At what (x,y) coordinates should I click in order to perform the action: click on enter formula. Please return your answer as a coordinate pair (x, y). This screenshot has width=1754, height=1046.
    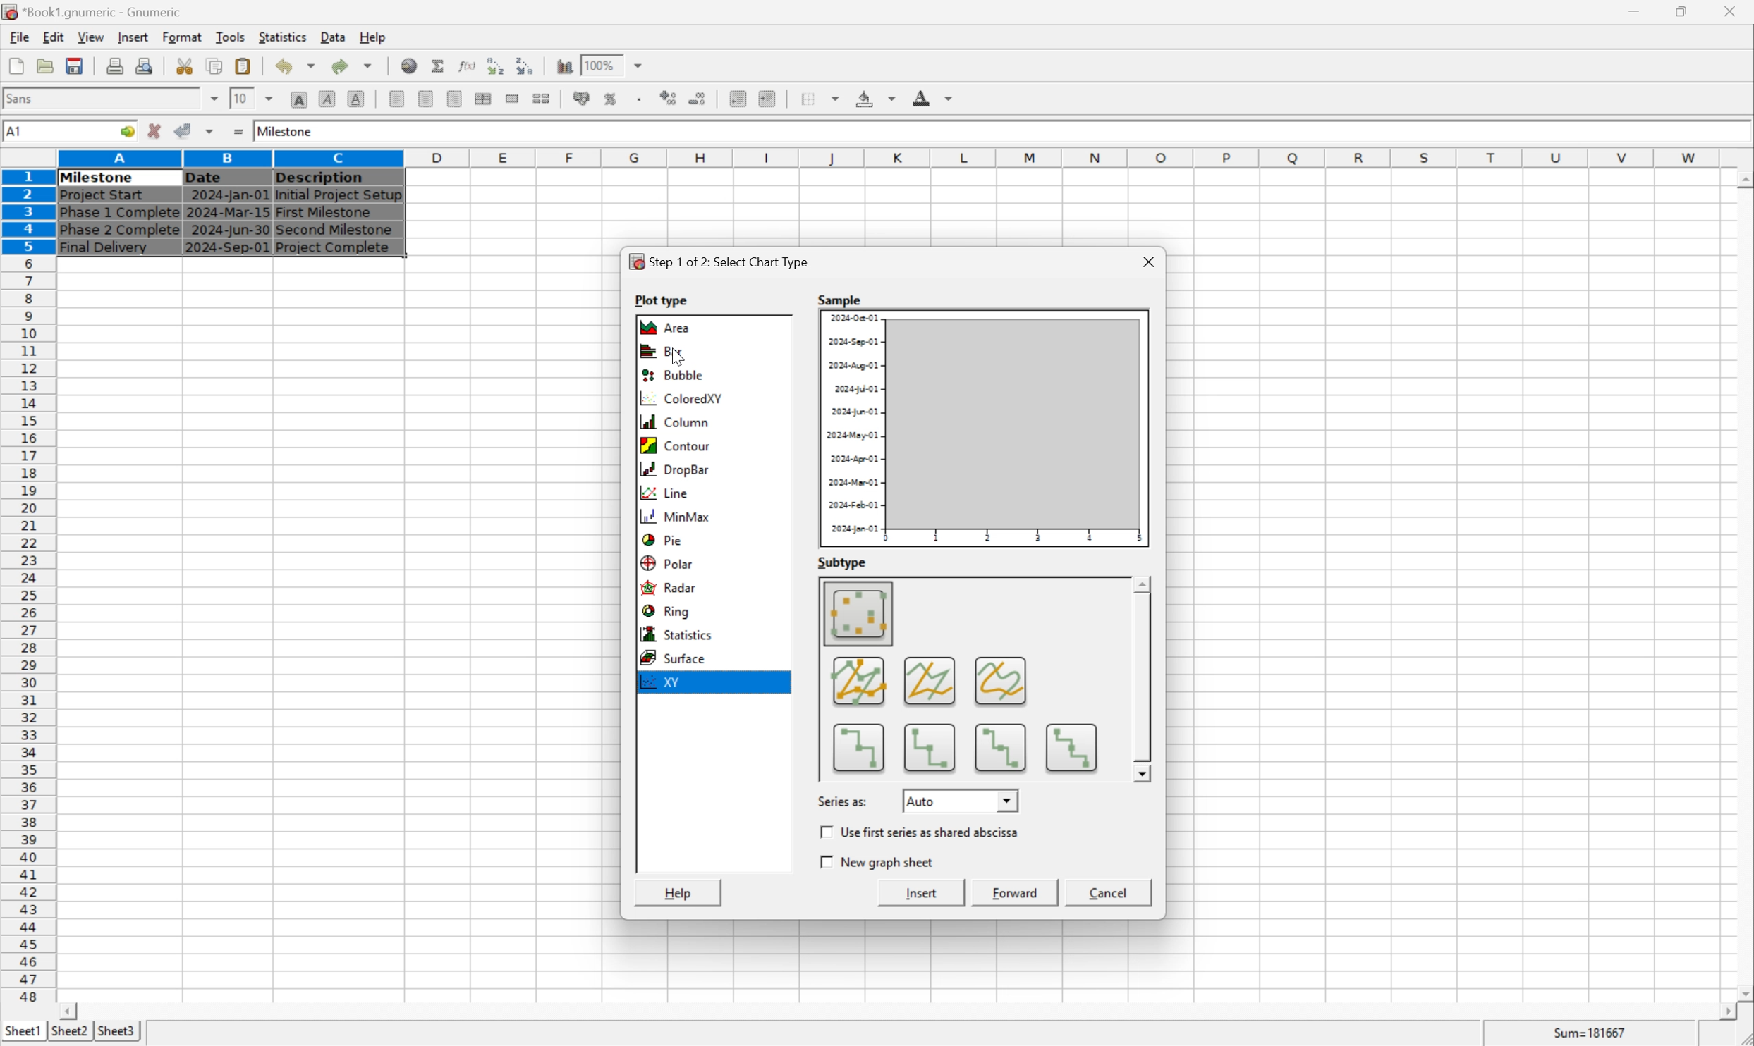
    Looking at the image, I should click on (237, 132).